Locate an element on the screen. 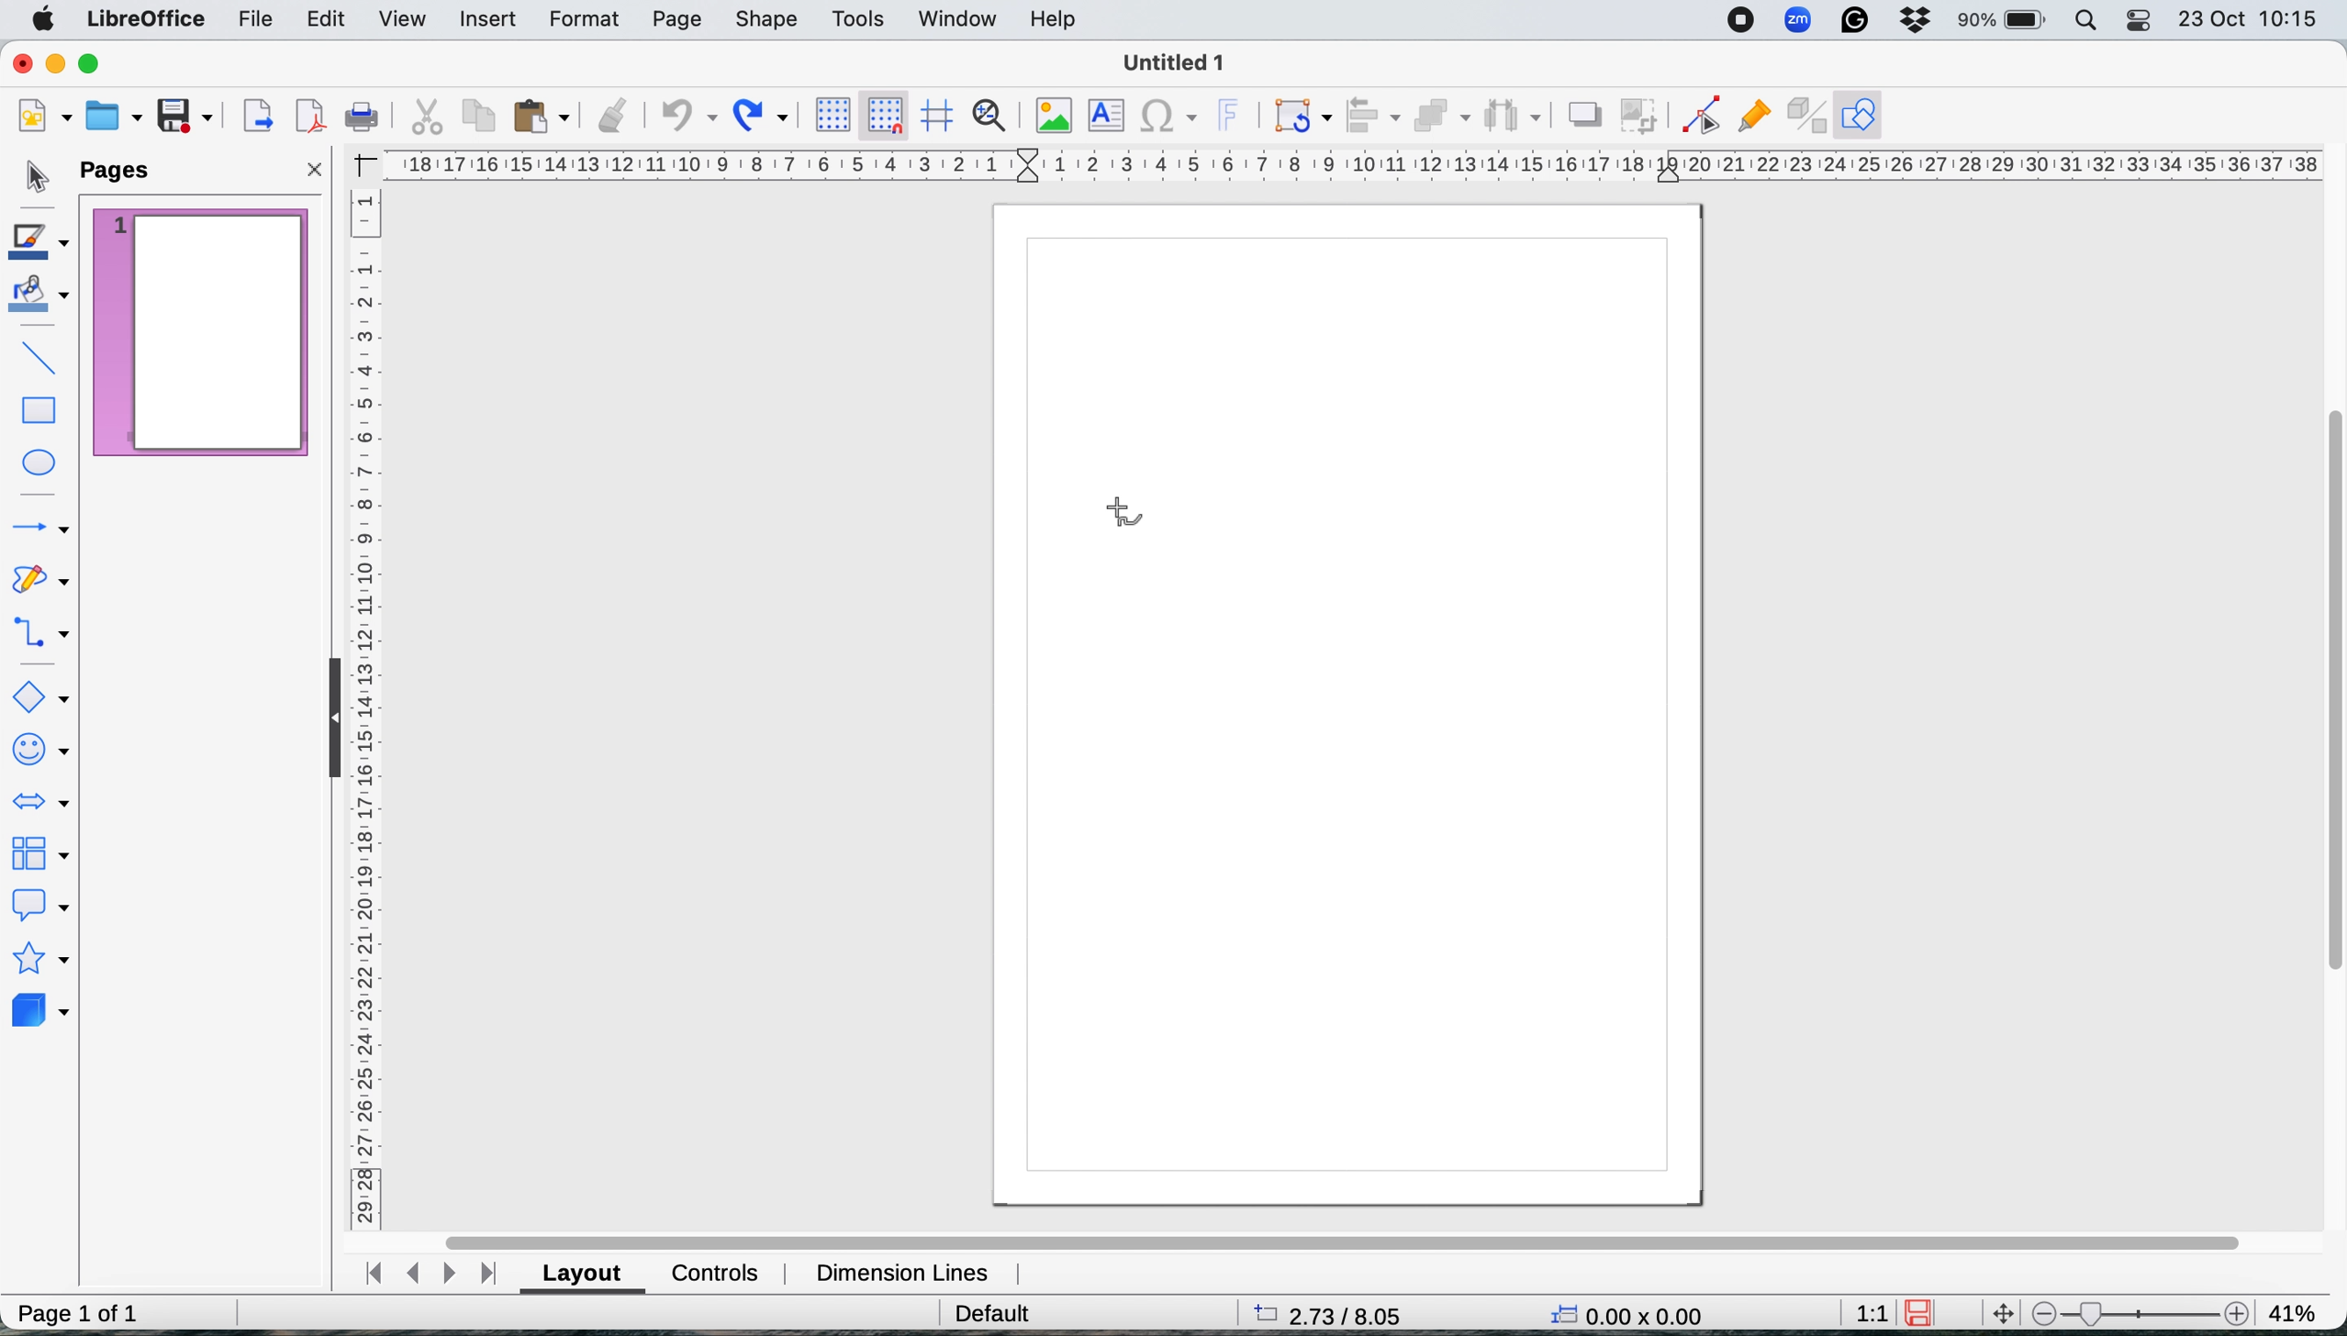 The image size is (2347, 1336). default is located at coordinates (992, 1311).